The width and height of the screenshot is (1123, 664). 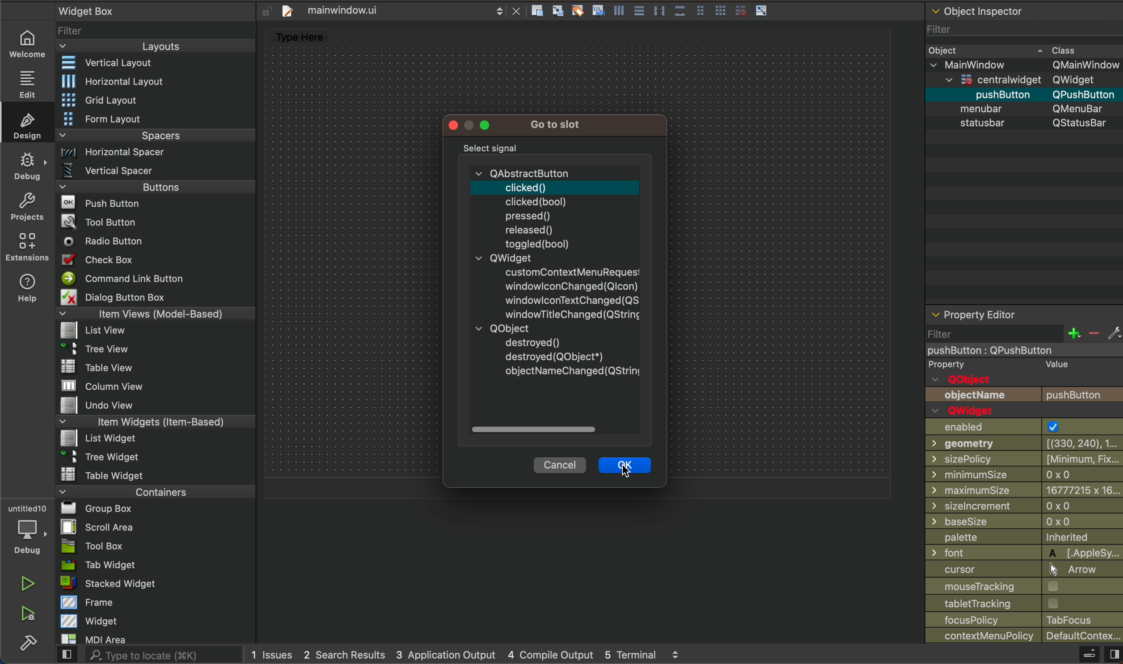 What do you see at coordinates (1025, 637) in the screenshot?
I see `context policy` at bounding box center [1025, 637].